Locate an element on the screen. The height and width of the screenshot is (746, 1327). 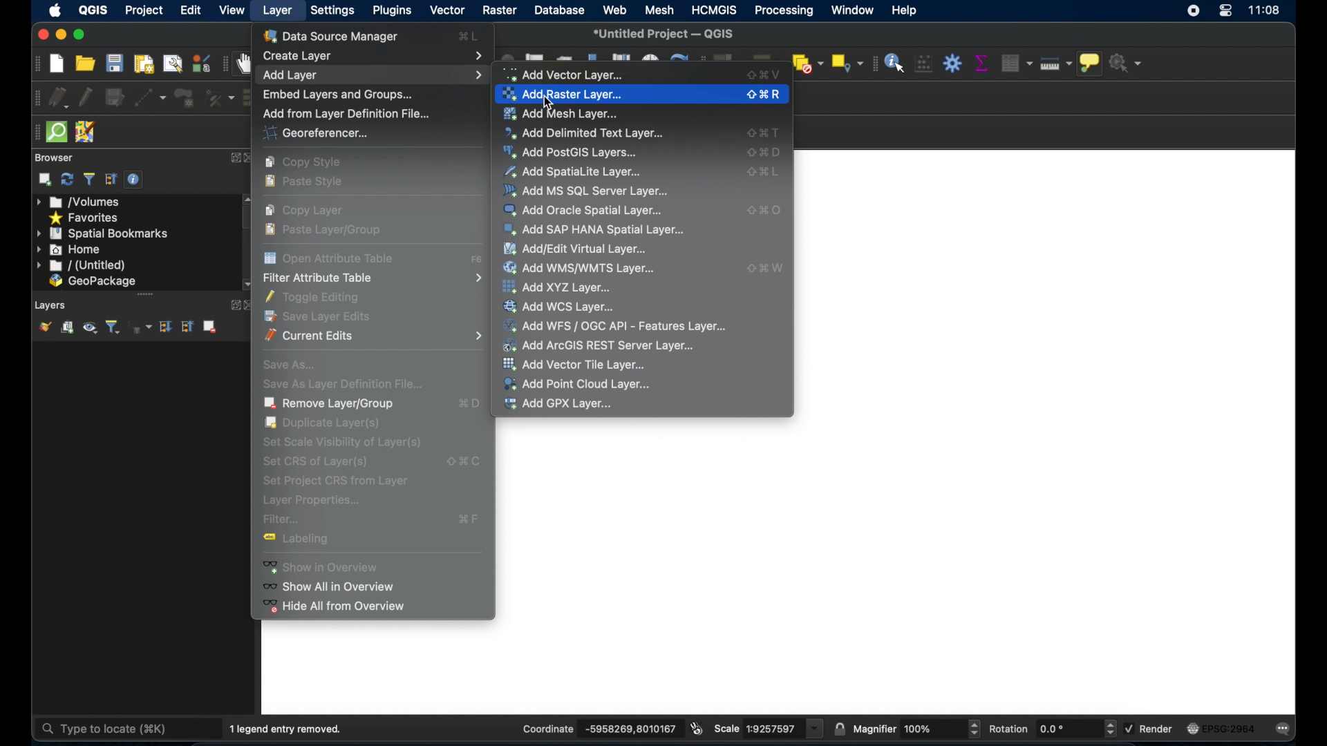
show layout manager is located at coordinates (171, 64).